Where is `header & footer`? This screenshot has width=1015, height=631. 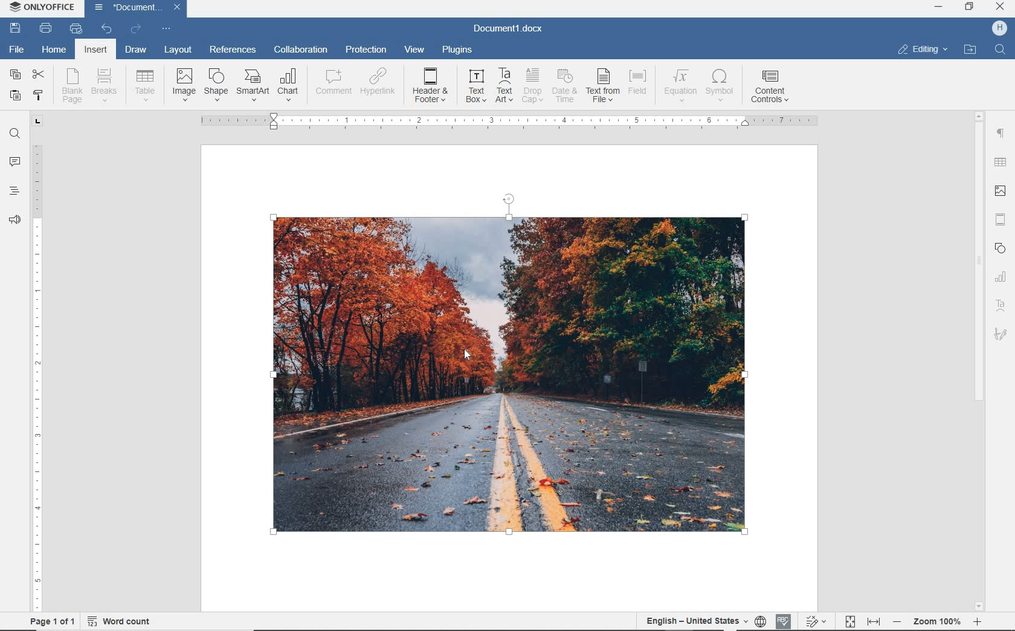
header & footer is located at coordinates (1001, 218).